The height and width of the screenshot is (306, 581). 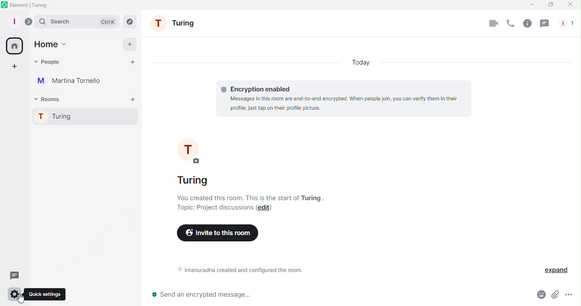 I want to click on Write message, so click(x=334, y=296).